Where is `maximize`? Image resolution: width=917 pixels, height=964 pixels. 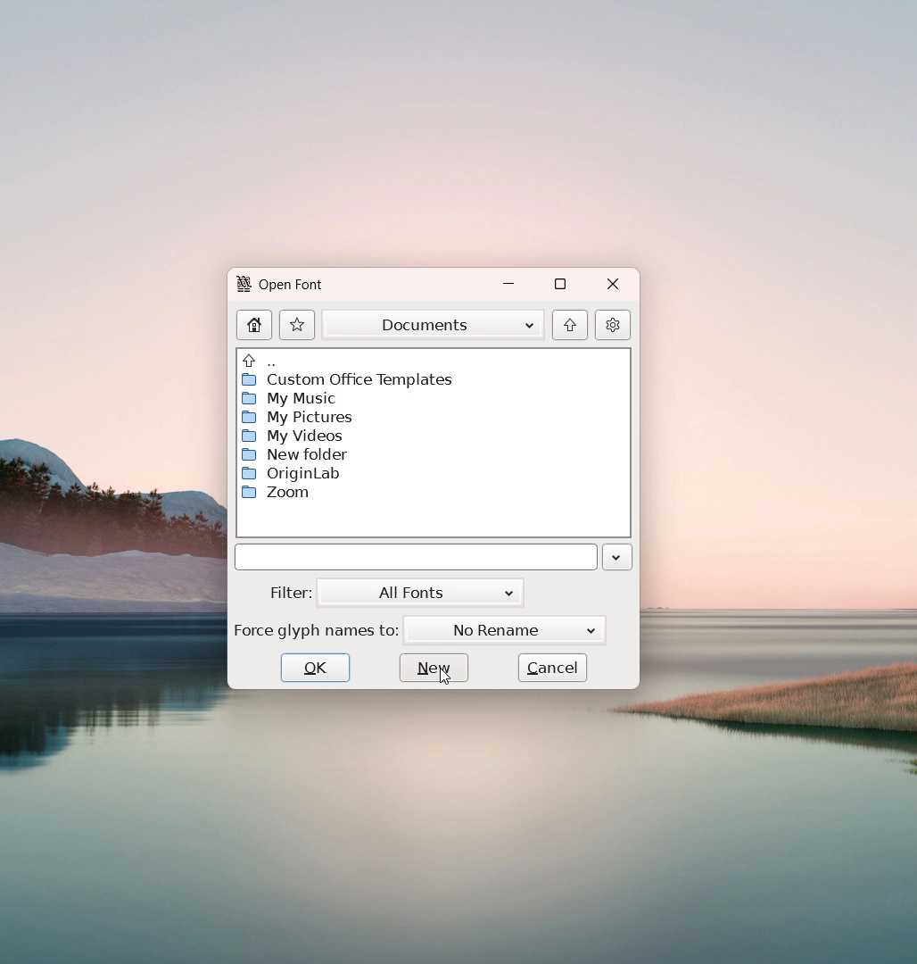 maximize is located at coordinates (560, 285).